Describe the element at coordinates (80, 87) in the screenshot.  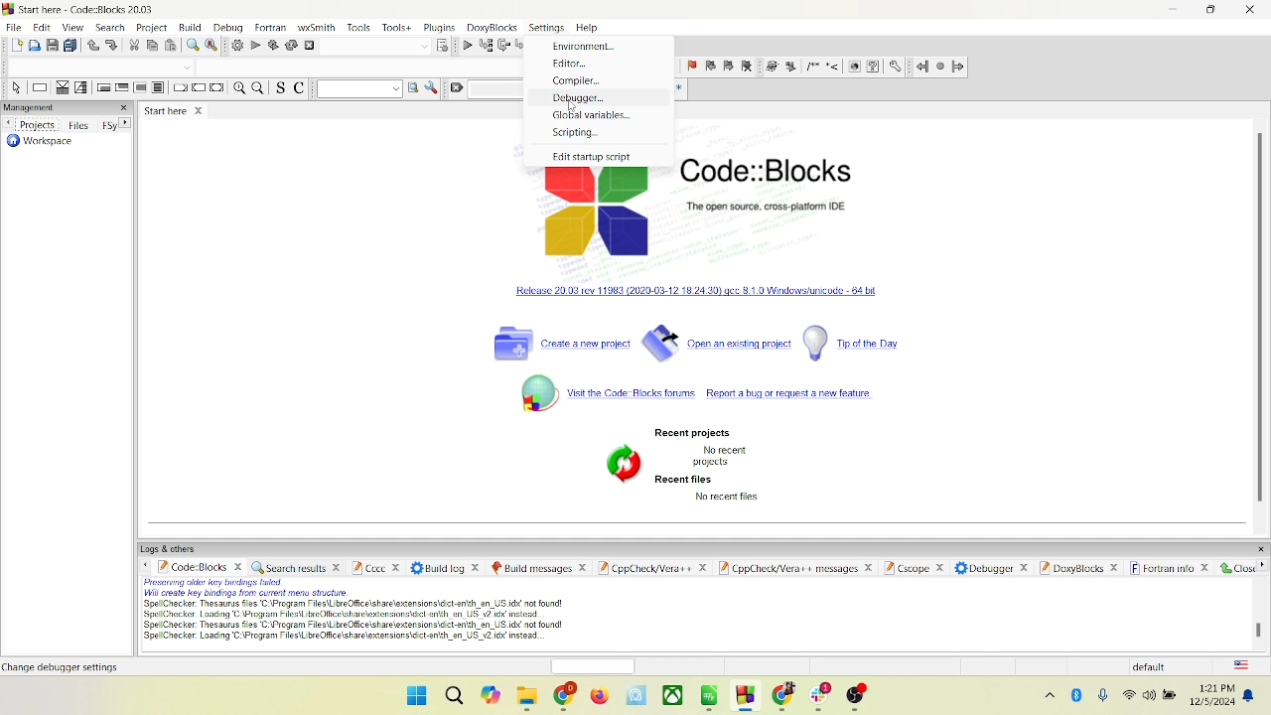
I see `selection` at that location.